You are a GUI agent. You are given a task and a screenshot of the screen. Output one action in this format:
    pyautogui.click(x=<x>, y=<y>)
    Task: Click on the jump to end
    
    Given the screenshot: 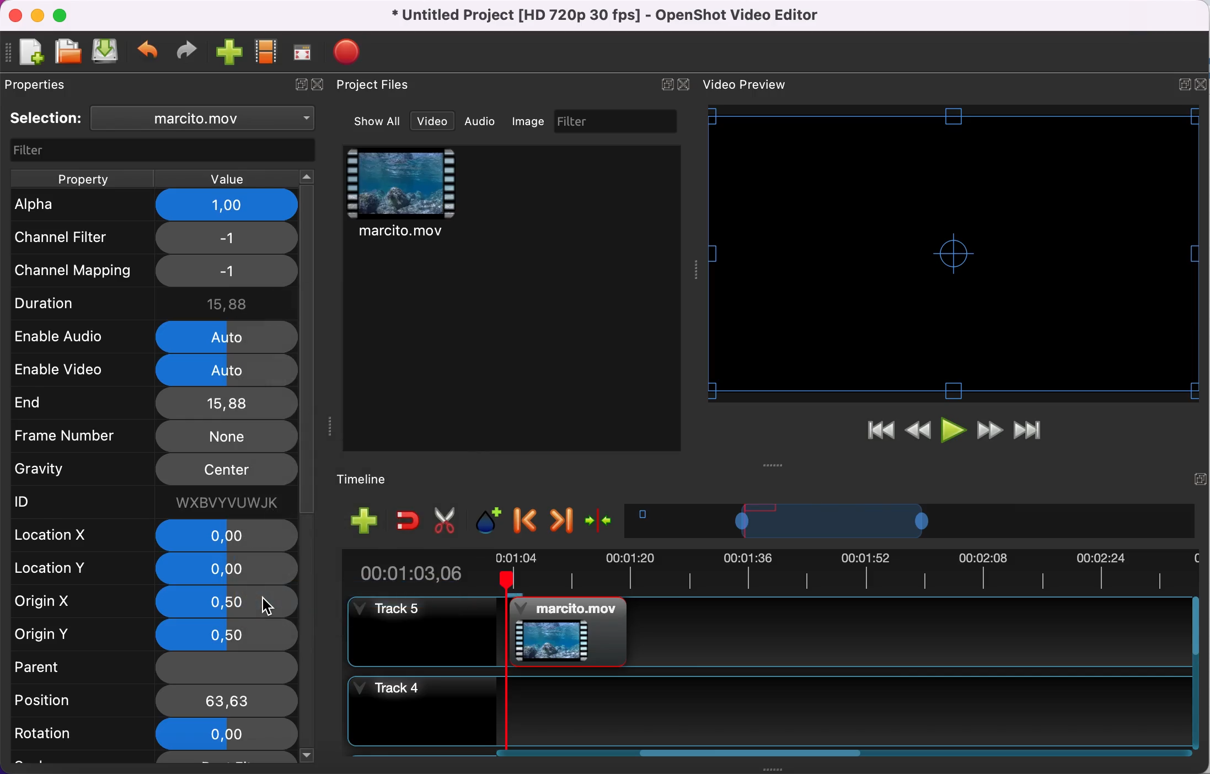 What is the action you would take?
    pyautogui.click(x=1028, y=432)
    